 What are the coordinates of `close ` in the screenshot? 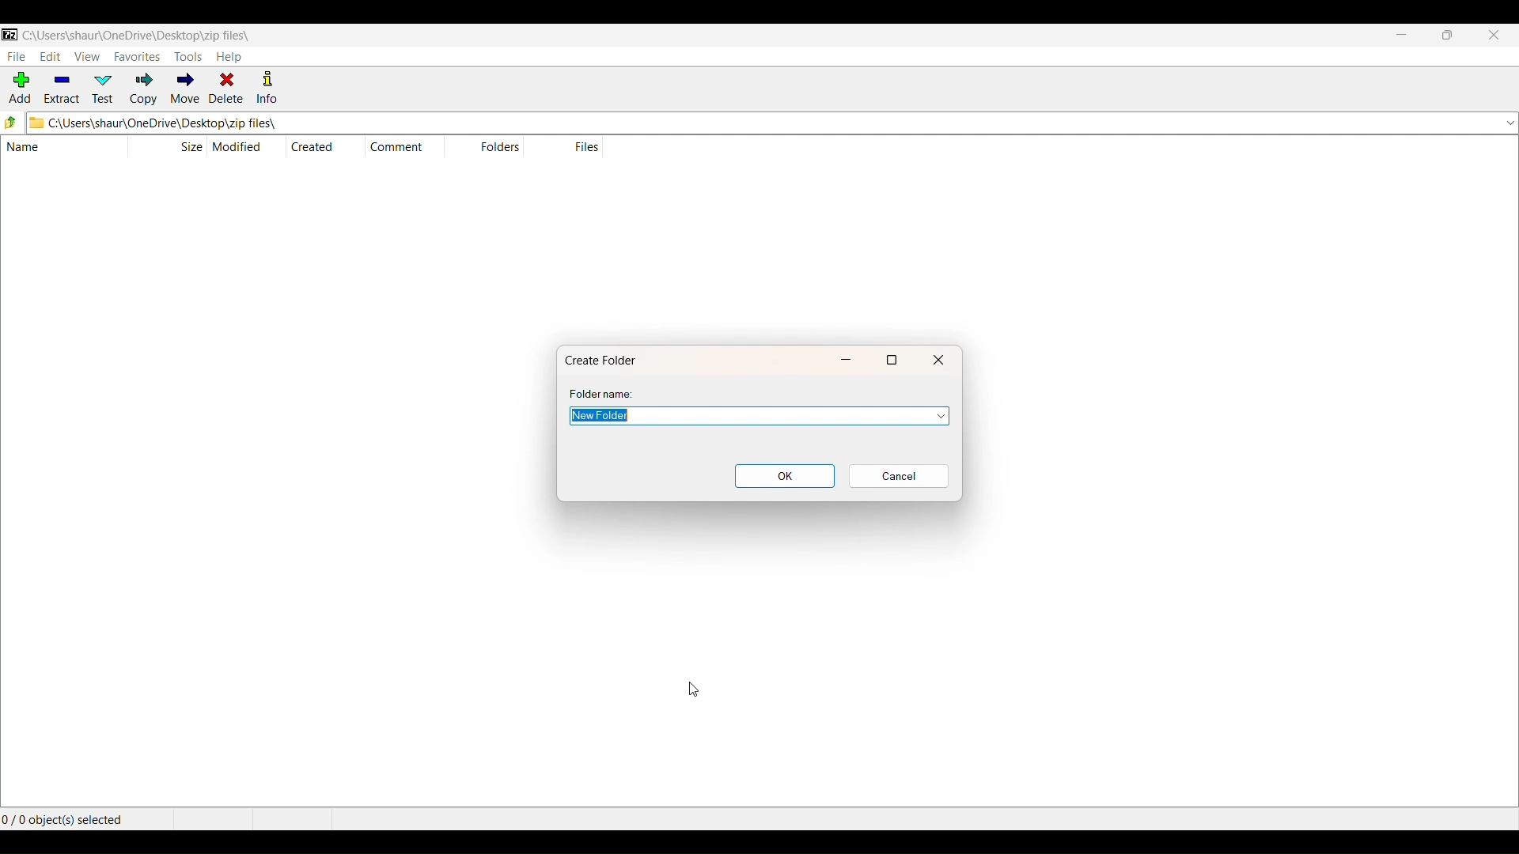 It's located at (939, 359).